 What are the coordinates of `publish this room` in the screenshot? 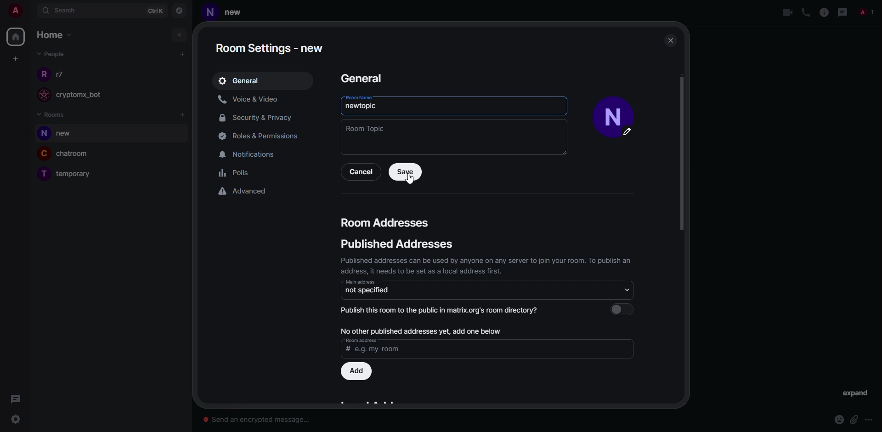 It's located at (444, 310).